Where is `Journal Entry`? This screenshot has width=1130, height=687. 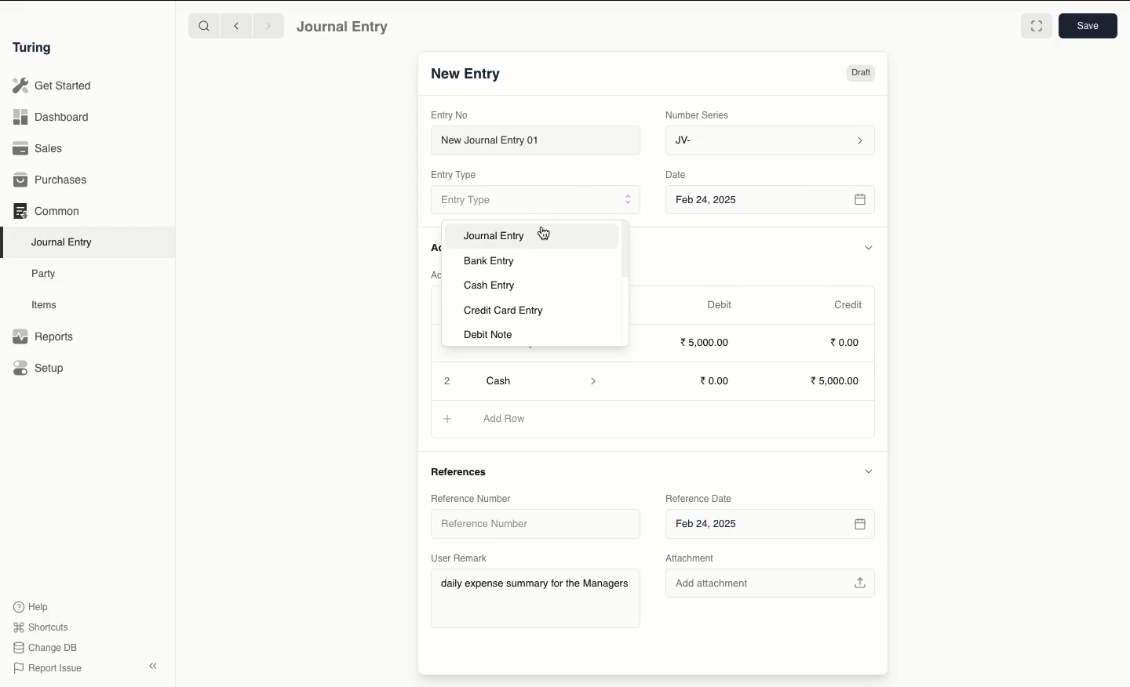 Journal Entry is located at coordinates (63, 243).